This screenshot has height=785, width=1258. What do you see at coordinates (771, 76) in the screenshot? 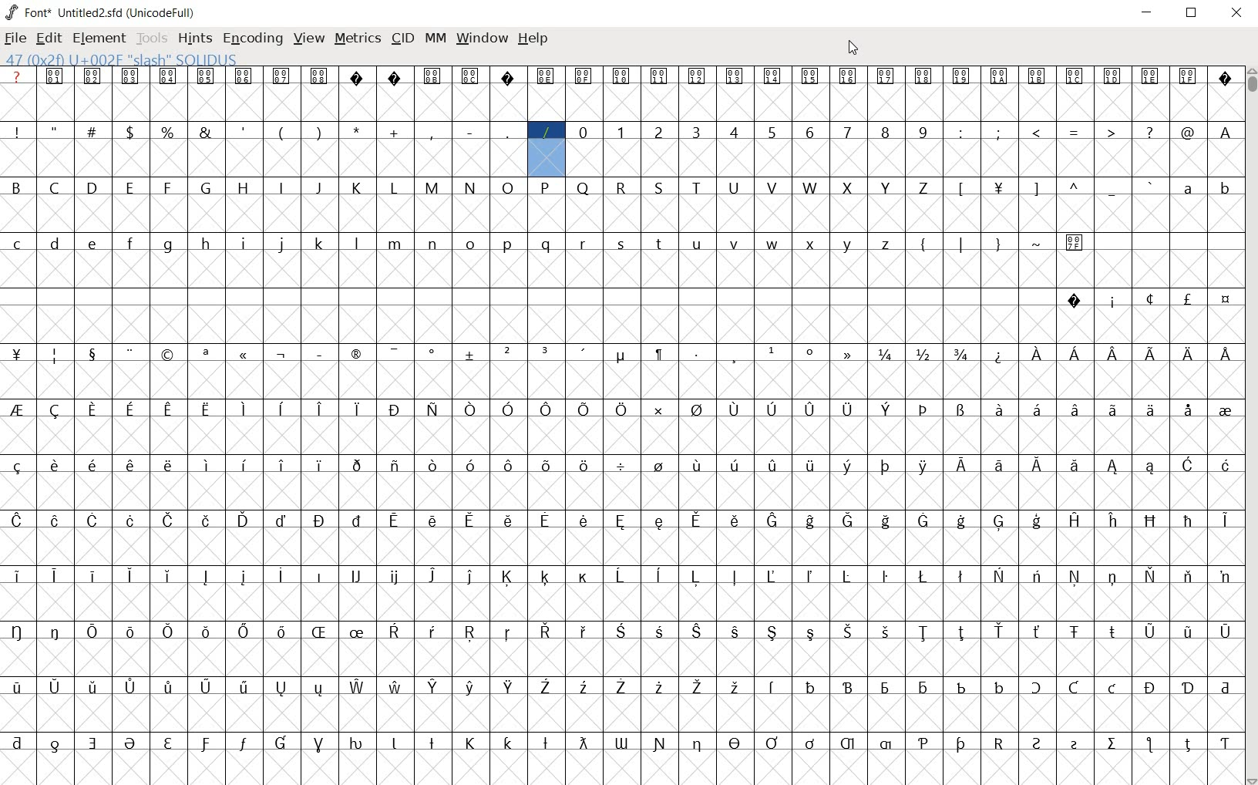
I see `glyph` at bounding box center [771, 76].